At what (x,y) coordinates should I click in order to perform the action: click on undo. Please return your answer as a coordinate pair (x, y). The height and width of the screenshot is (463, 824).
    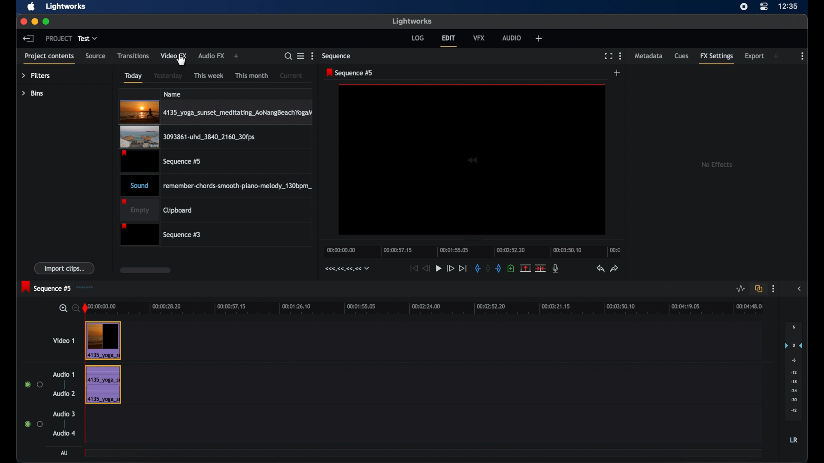
    Looking at the image, I should click on (600, 269).